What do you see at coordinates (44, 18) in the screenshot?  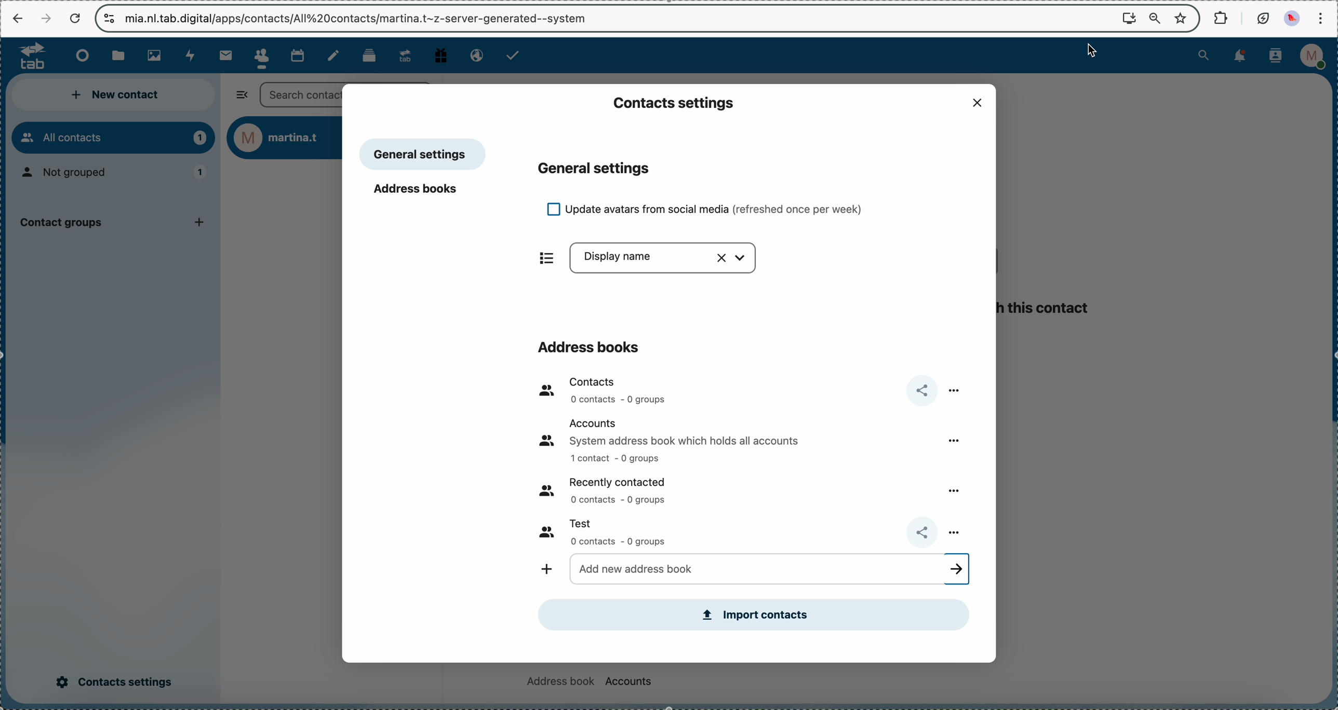 I see `navigate foward` at bounding box center [44, 18].